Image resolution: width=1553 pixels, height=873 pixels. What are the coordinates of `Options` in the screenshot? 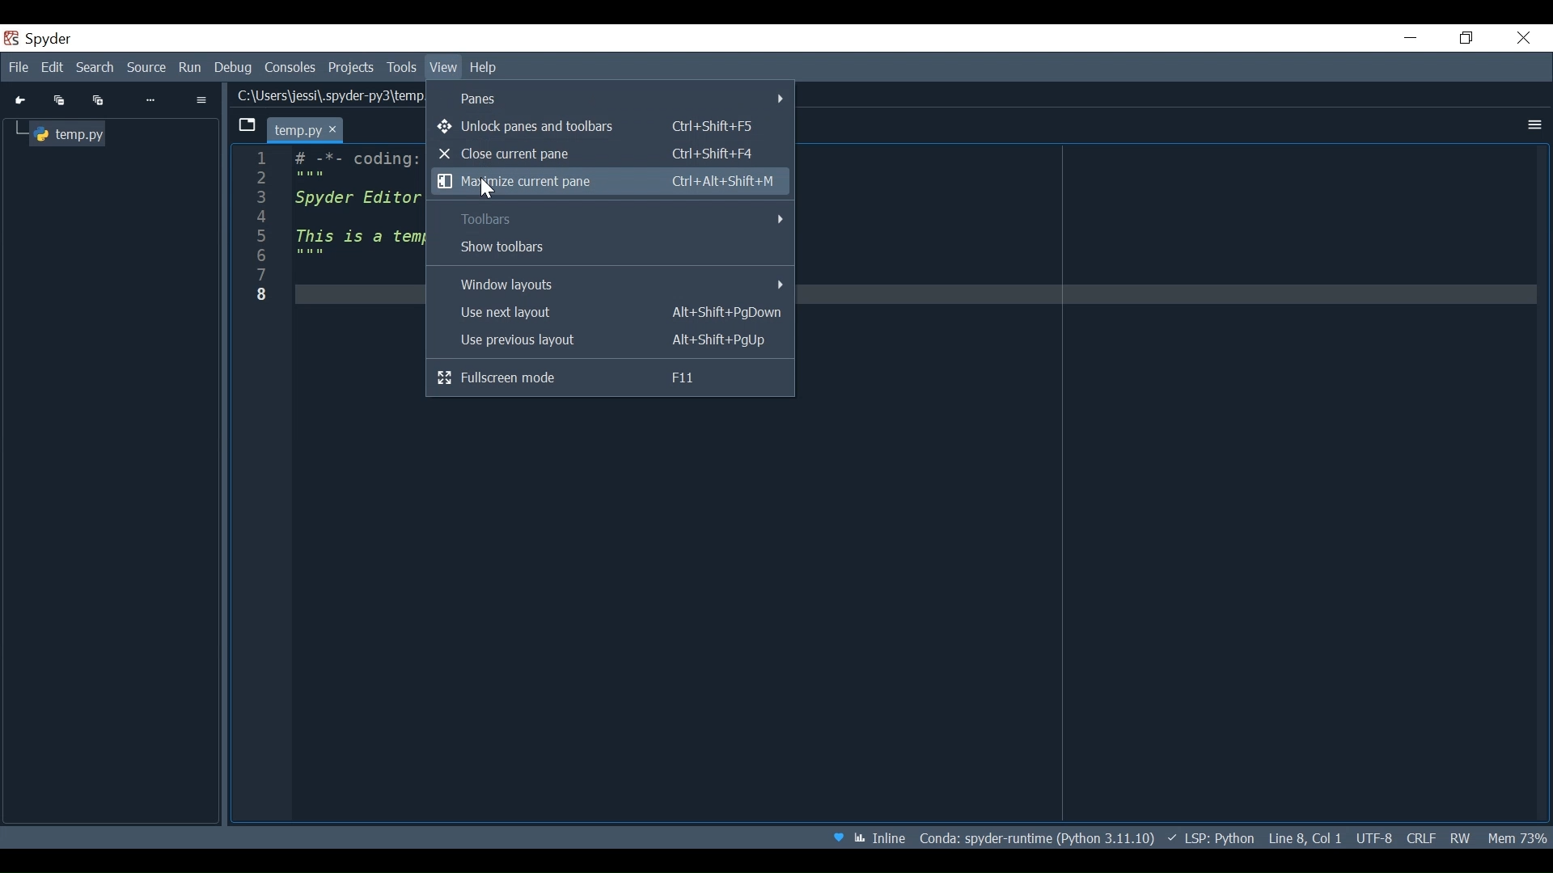 It's located at (202, 102).